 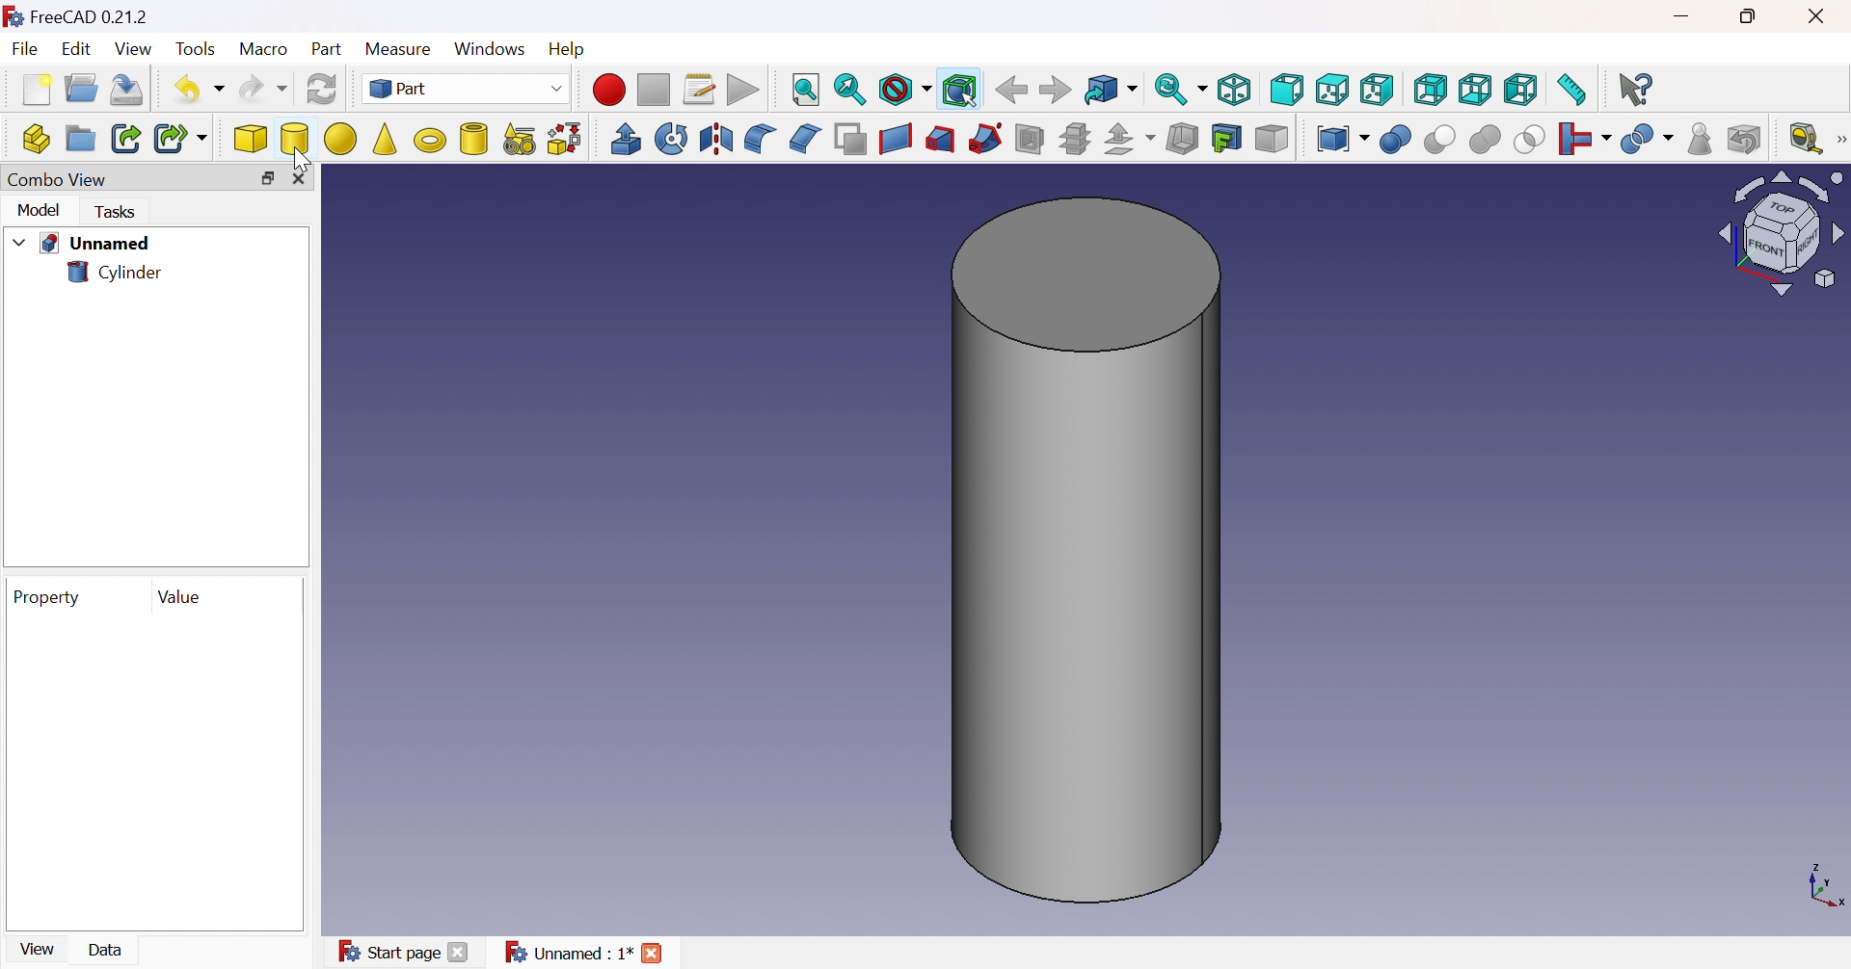 I want to click on x, y axis, so click(x=1826, y=888).